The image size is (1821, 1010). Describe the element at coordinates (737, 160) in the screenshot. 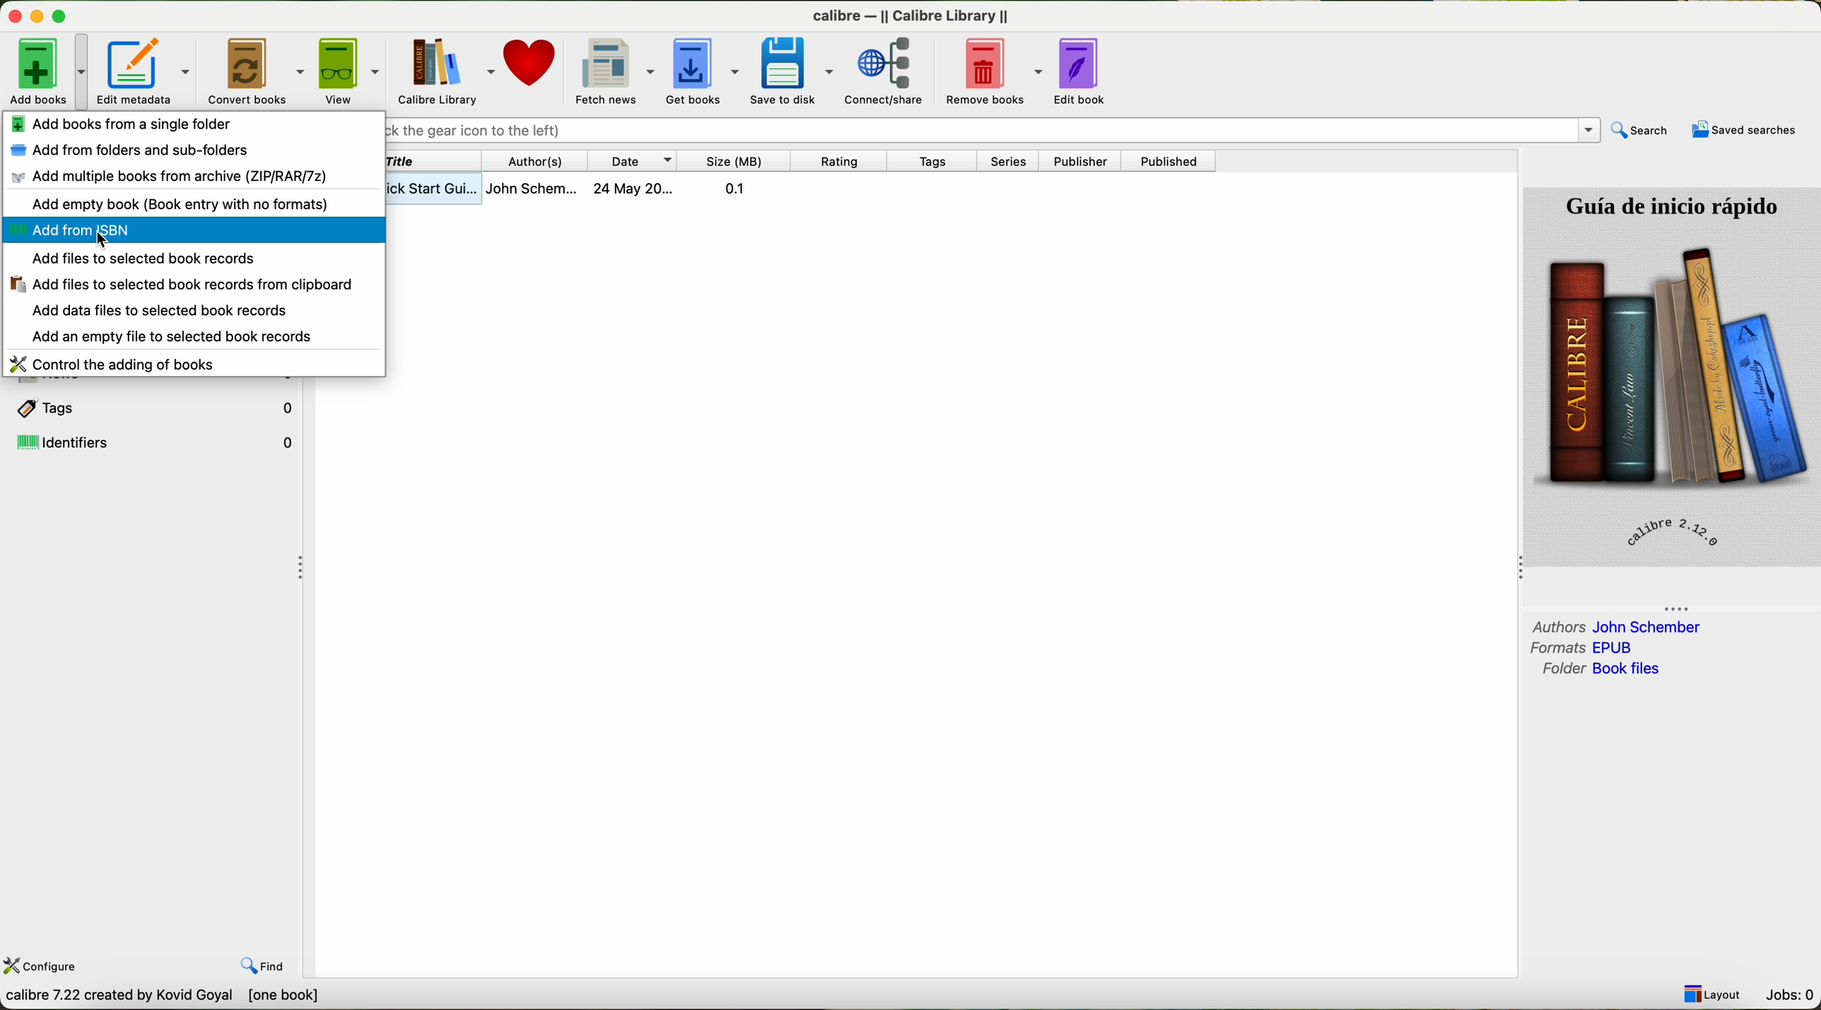

I see `size` at that location.